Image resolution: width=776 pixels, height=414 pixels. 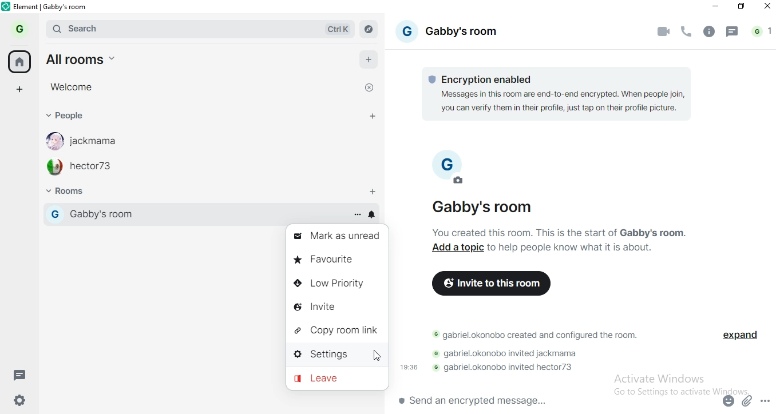 I want to click on element logo, so click(x=7, y=7).